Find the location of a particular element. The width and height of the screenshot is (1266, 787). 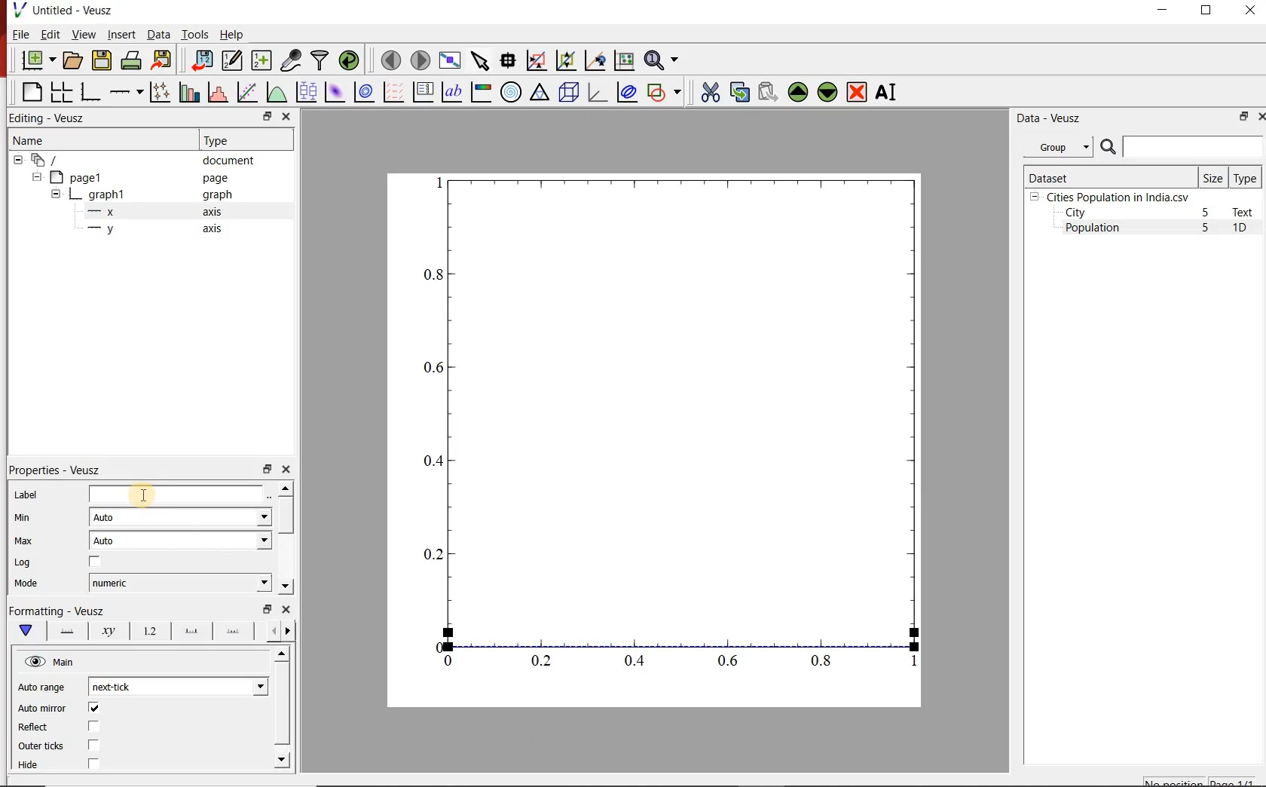

Data is located at coordinates (158, 35).